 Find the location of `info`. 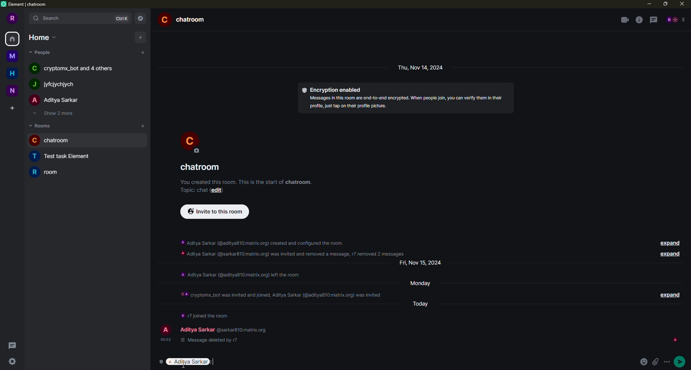

info is located at coordinates (282, 292).